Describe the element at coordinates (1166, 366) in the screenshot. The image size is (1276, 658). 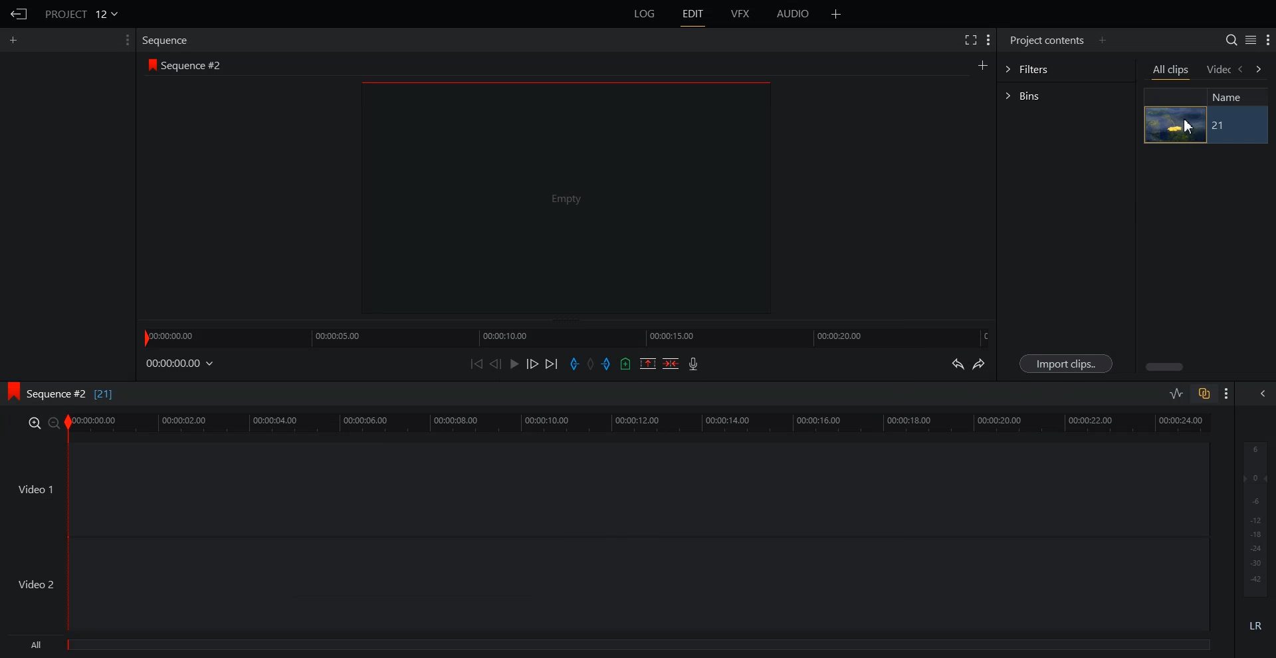
I see `scroll bar` at that location.